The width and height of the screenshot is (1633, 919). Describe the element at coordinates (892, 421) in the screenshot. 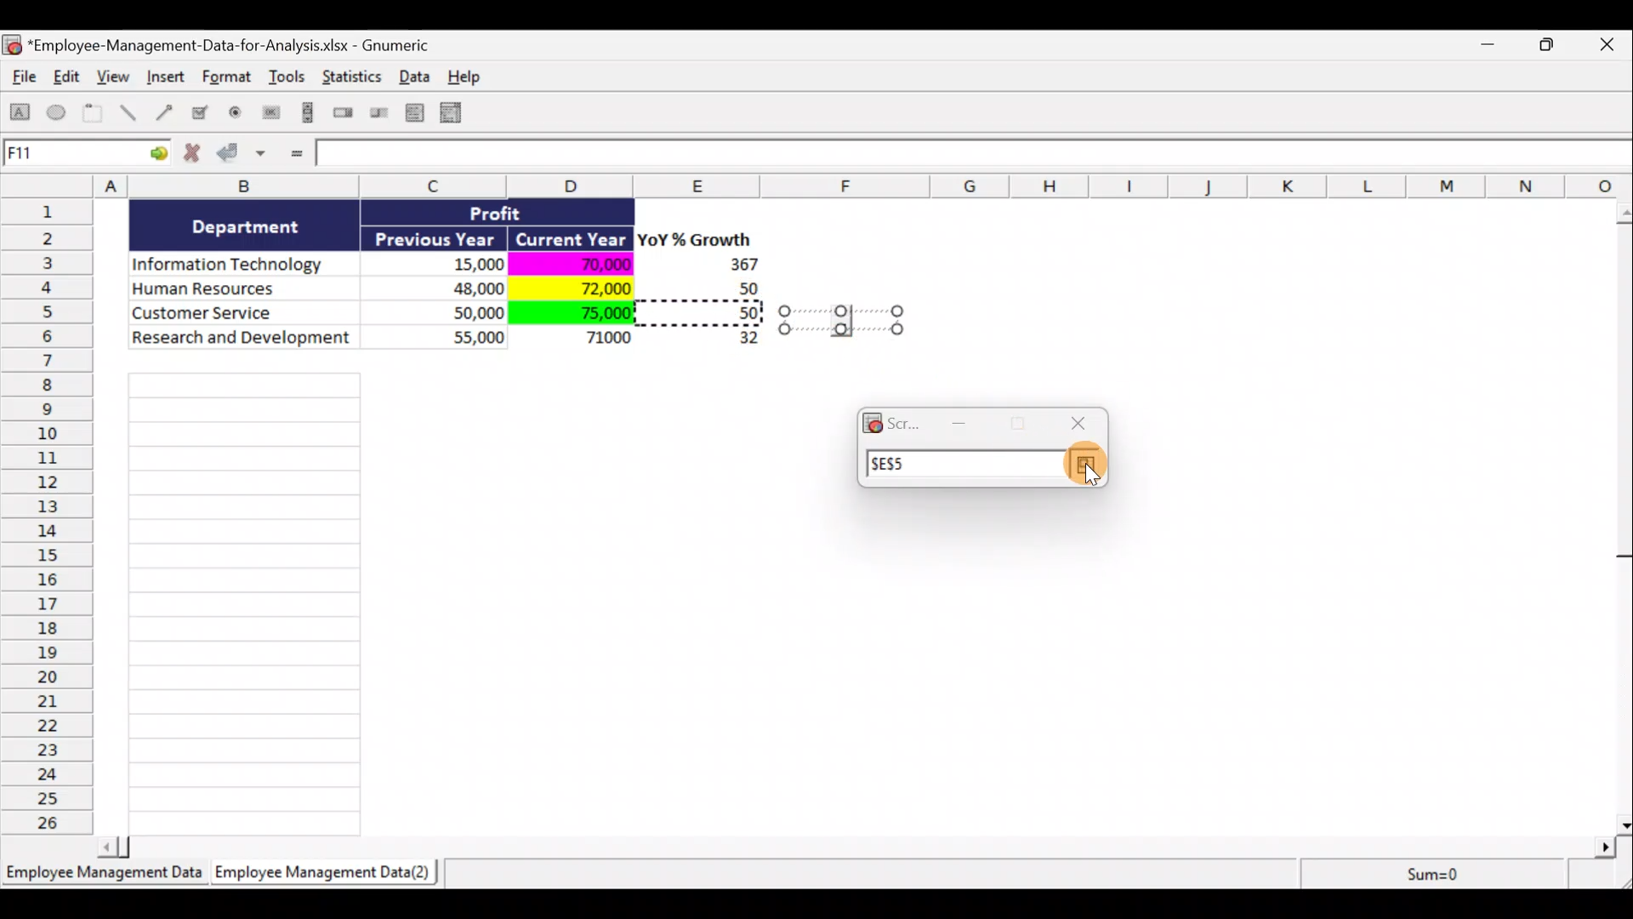

I see `Scr...` at that location.